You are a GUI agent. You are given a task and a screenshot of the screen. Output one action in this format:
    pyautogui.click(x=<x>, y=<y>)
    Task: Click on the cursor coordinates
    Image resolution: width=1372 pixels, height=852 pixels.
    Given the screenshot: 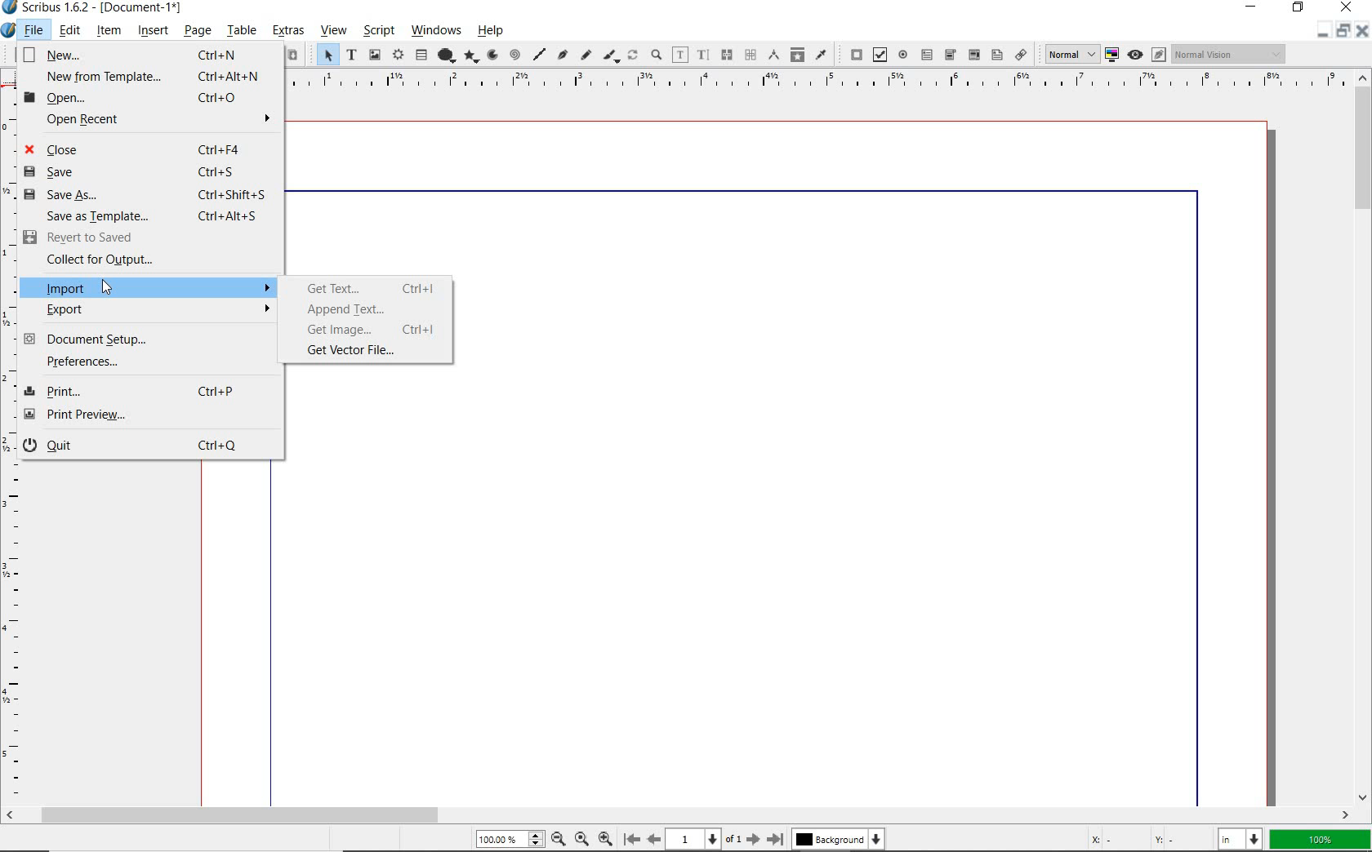 What is the action you would take?
    pyautogui.click(x=1147, y=840)
    